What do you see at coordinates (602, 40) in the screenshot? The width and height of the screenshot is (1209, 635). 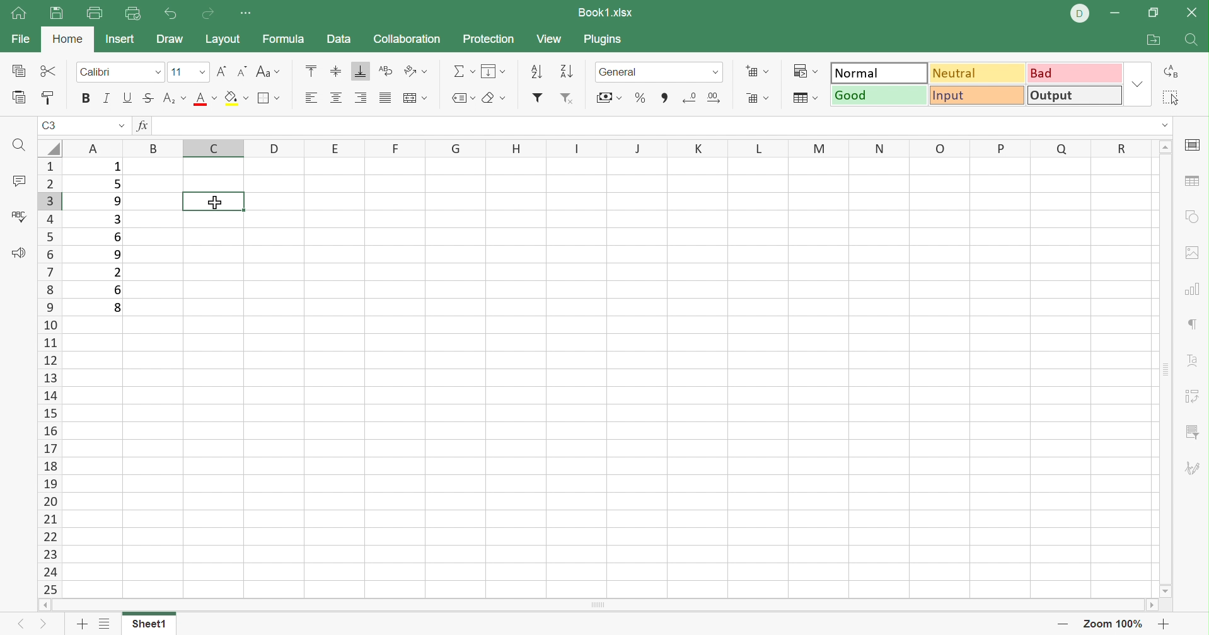 I see `Plugins` at bounding box center [602, 40].